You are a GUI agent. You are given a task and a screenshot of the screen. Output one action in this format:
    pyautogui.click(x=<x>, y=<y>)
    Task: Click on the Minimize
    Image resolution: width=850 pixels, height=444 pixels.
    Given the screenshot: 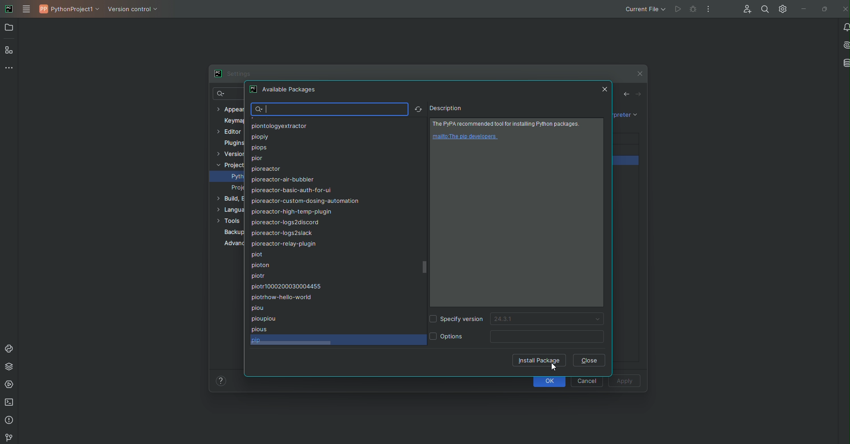 What is the action you would take?
    pyautogui.click(x=802, y=10)
    